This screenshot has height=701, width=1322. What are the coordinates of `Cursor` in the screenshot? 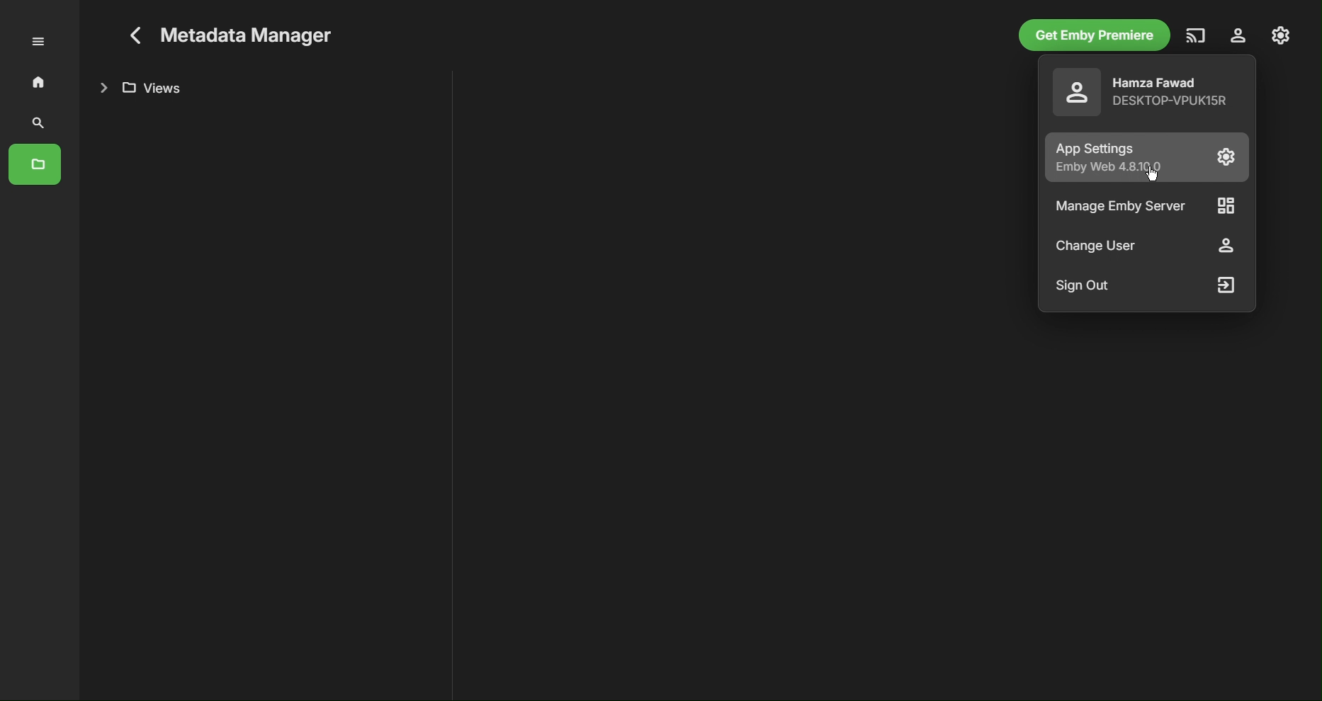 It's located at (1153, 173).